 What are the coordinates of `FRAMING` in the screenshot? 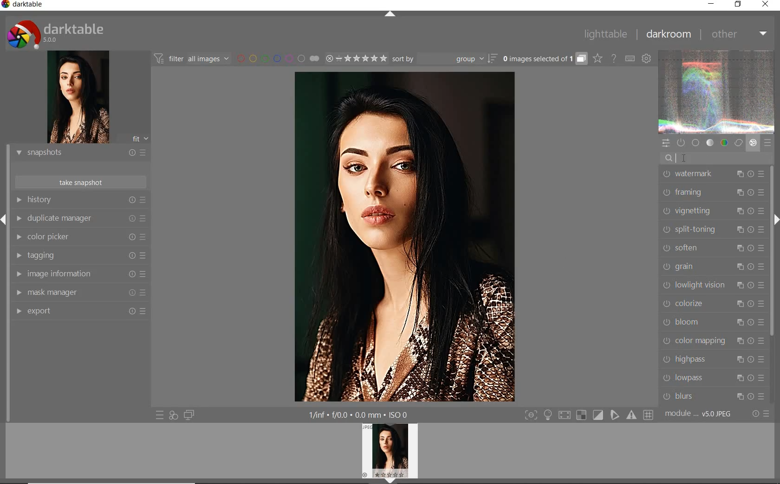 It's located at (712, 191).